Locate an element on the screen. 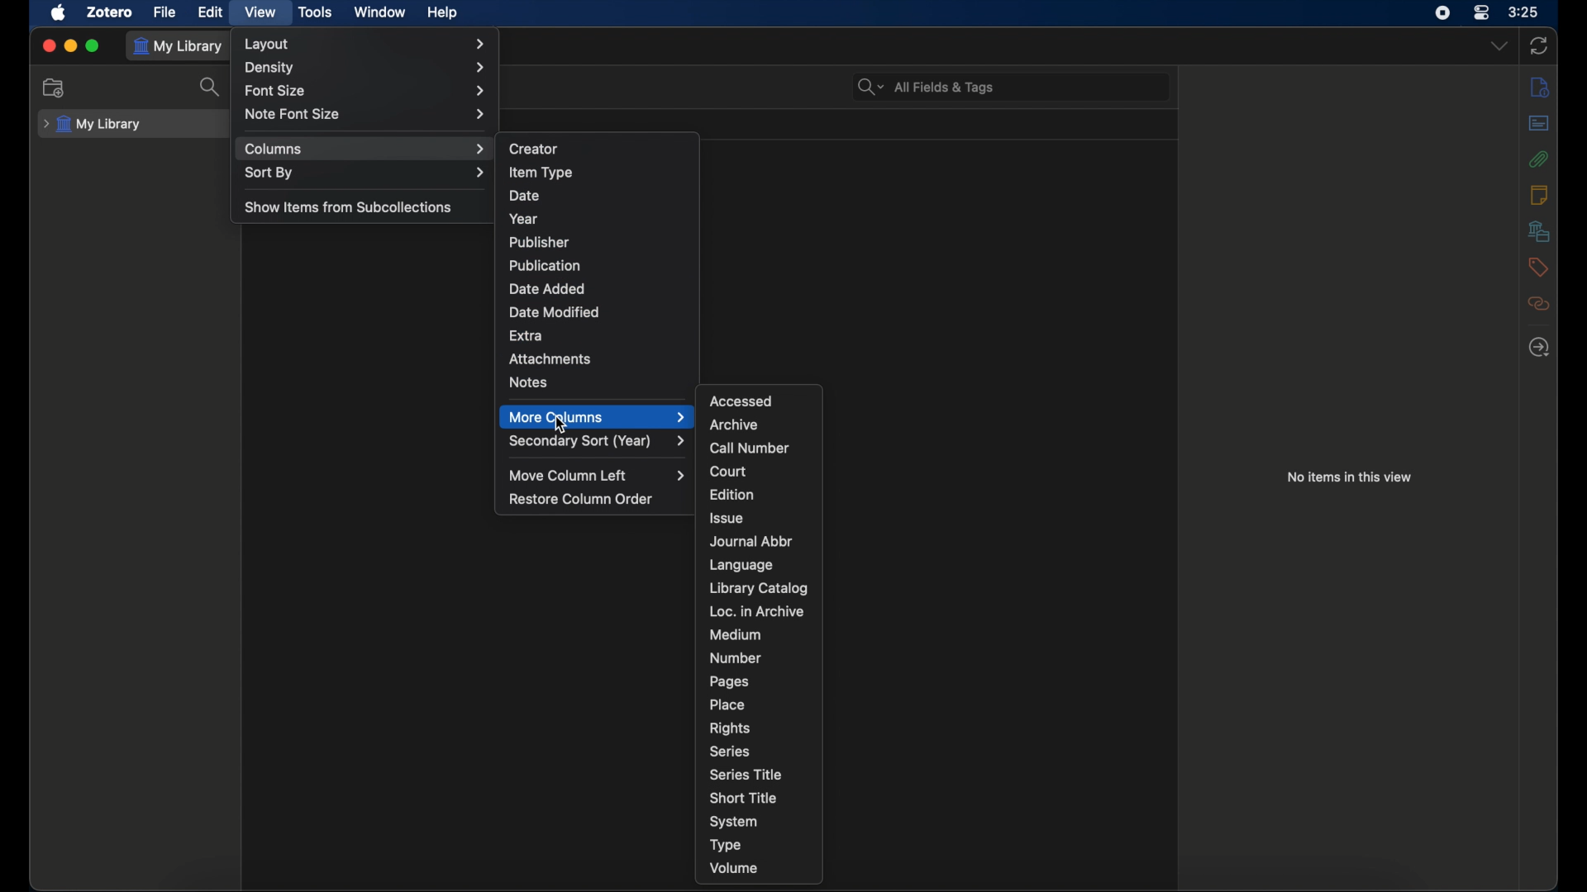  layout is located at coordinates (366, 45).